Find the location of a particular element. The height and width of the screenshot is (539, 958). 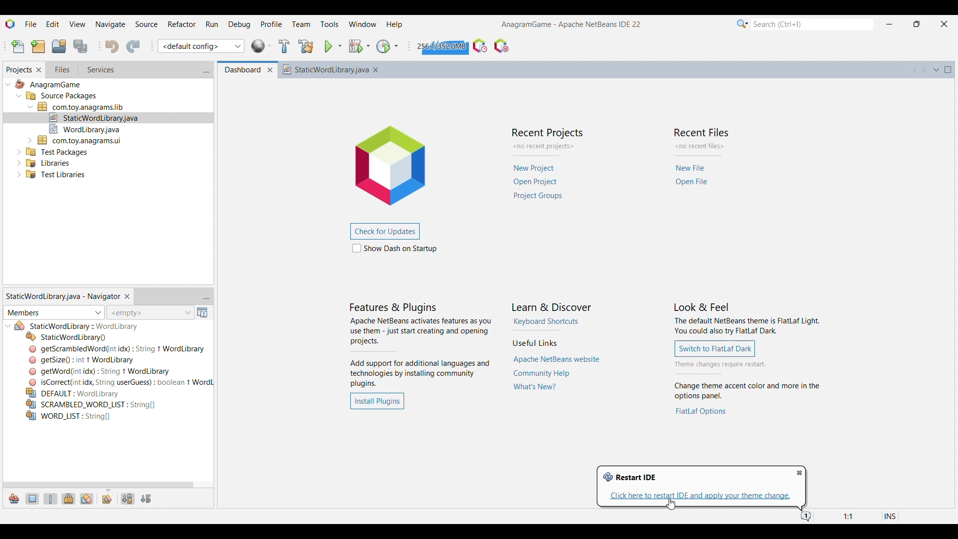

Double click to go to line or bookmark settings is located at coordinates (857, 517).